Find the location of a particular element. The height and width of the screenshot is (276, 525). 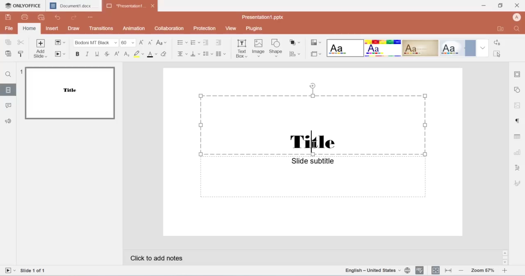

view is located at coordinates (232, 28).